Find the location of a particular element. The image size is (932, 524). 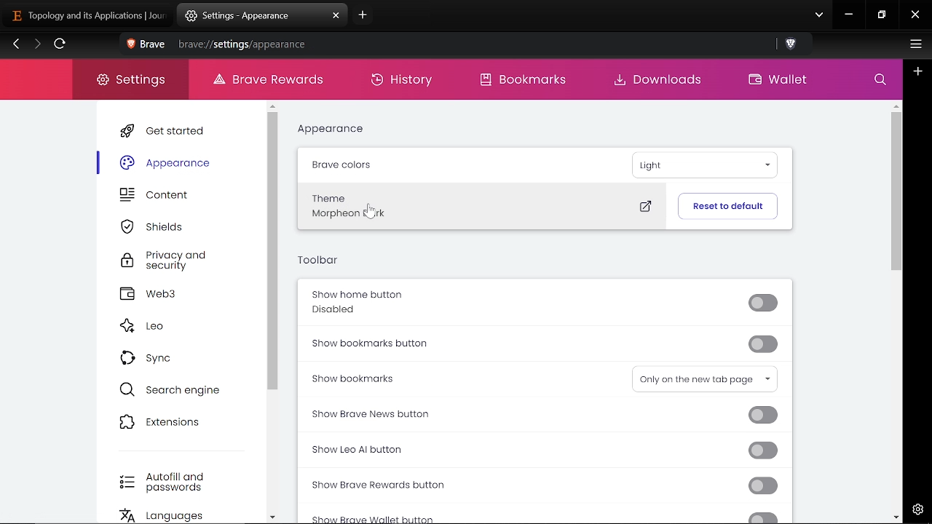

Cite link is located at coordinates (446, 44).